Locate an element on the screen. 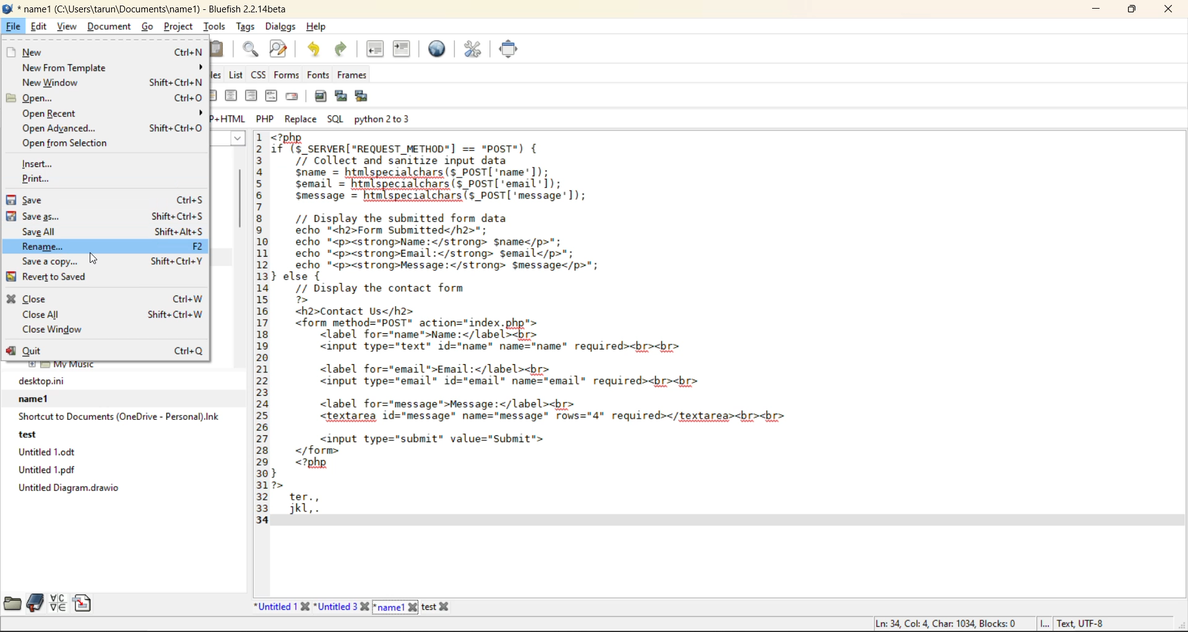  recent files path is located at coordinates (117, 436).